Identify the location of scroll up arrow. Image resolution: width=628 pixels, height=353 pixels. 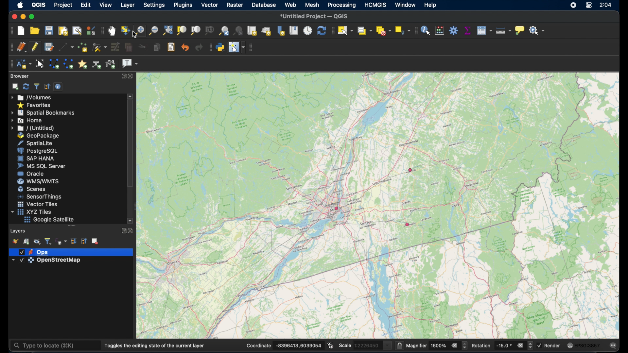
(130, 97).